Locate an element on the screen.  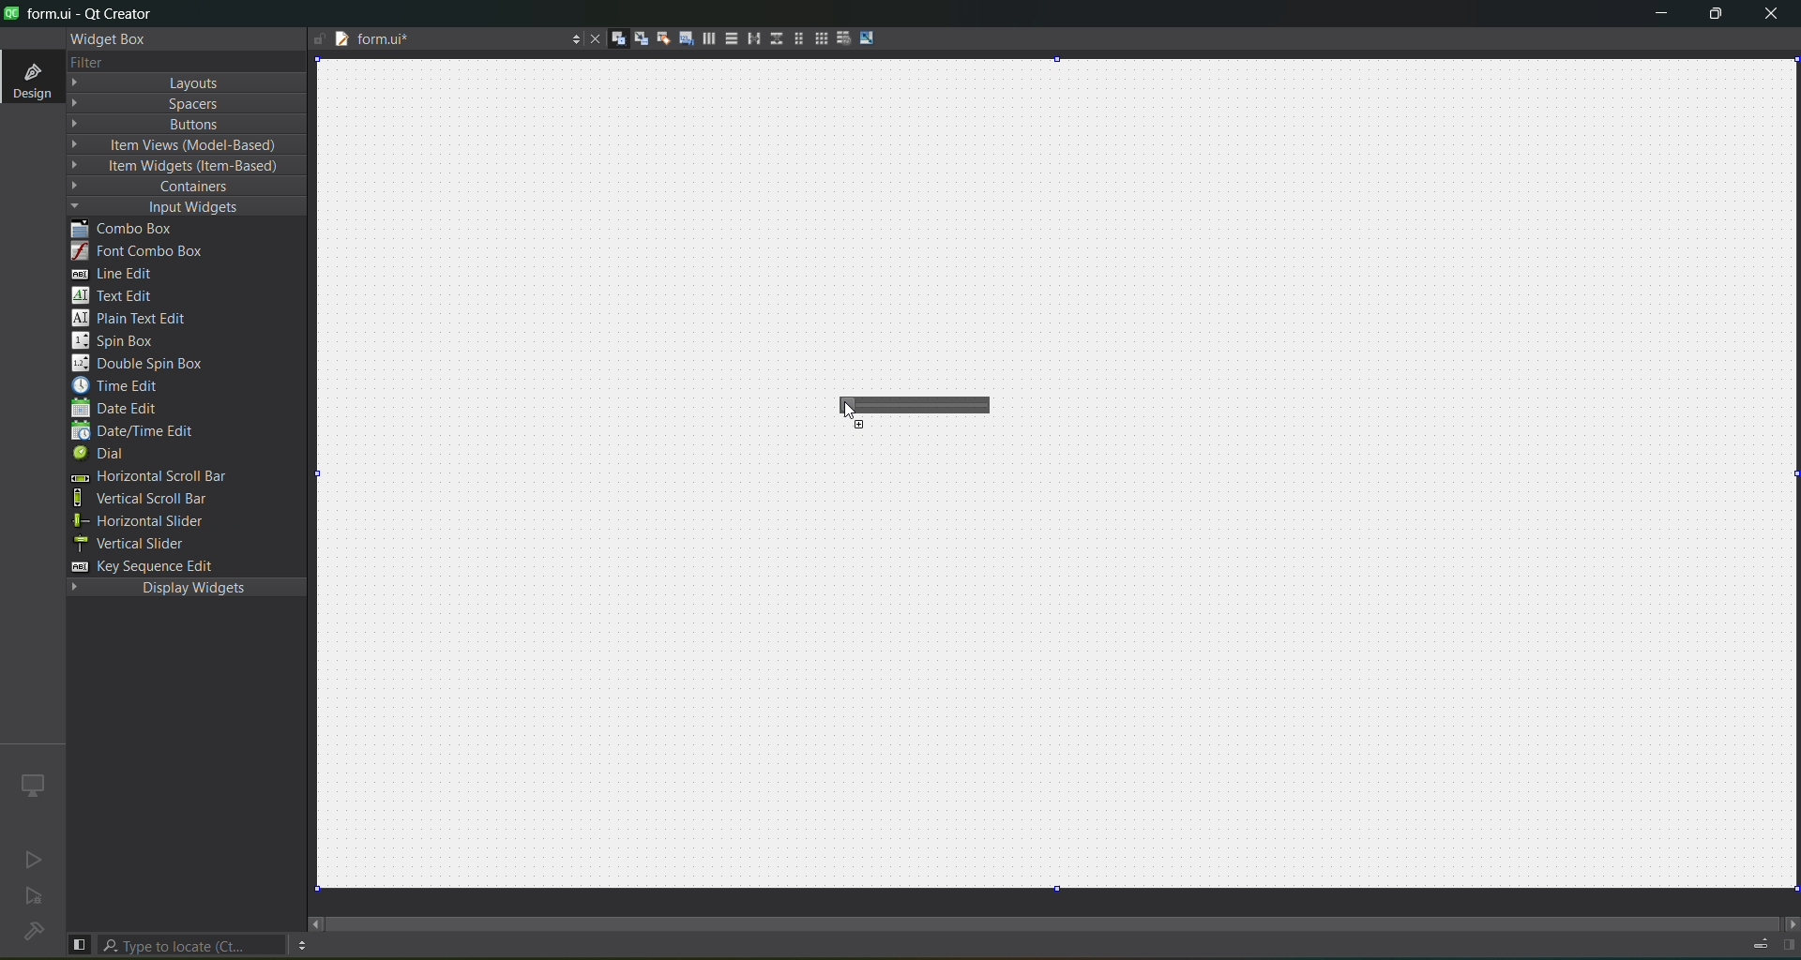
text edit is located at coordinates (118, 297).